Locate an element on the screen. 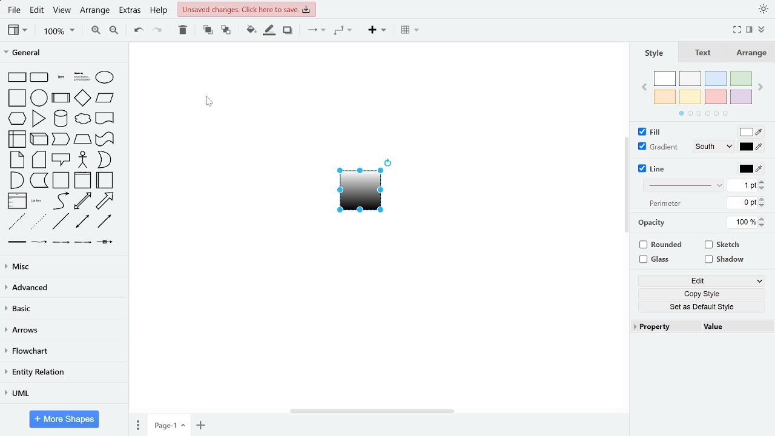  basic is located at coordinates (62, 309).